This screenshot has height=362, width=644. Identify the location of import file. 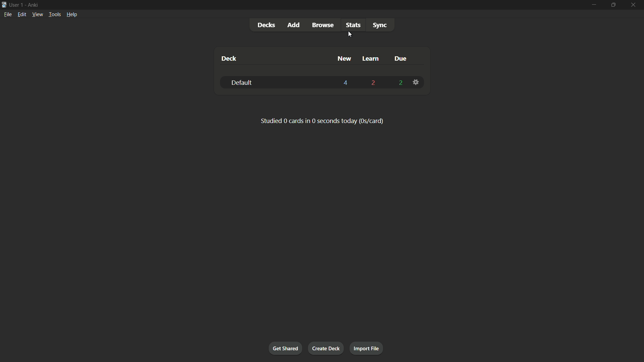
(367, 348).